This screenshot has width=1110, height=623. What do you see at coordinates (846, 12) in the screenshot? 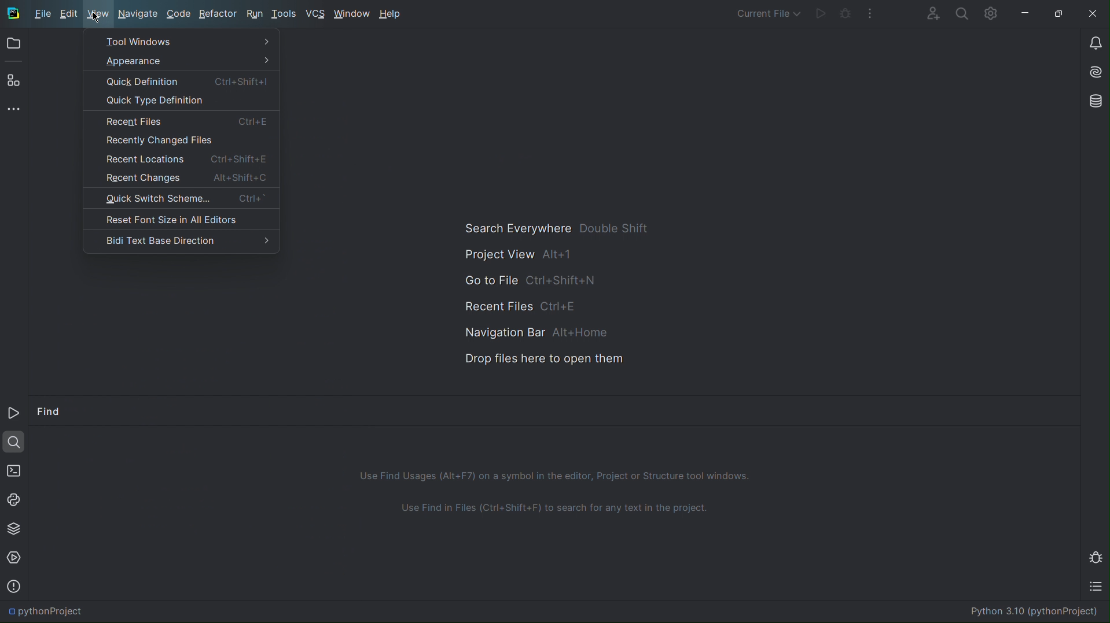
I see `Debug` at bounding box center [846, 12].